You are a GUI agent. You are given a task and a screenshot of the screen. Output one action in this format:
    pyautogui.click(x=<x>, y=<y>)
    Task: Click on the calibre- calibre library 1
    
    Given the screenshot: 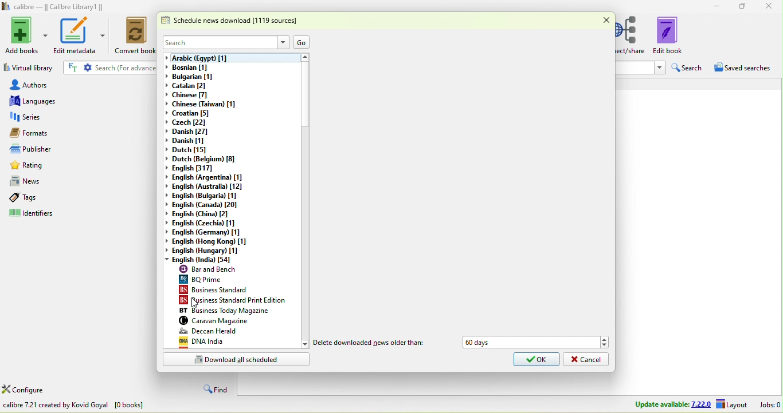 What is the action you would take?
    pyautogui.click(x=59, y=7)
    